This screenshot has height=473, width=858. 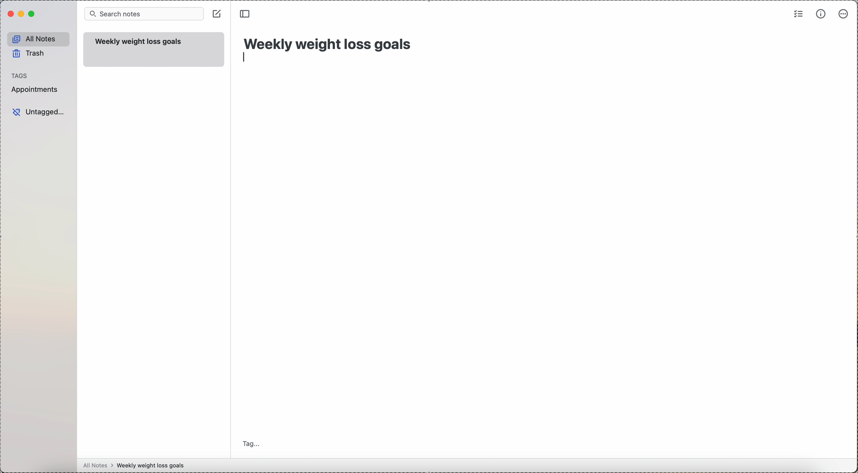 I want to click on all notes > weekly weight loss goals, so click(x=137, y=466).